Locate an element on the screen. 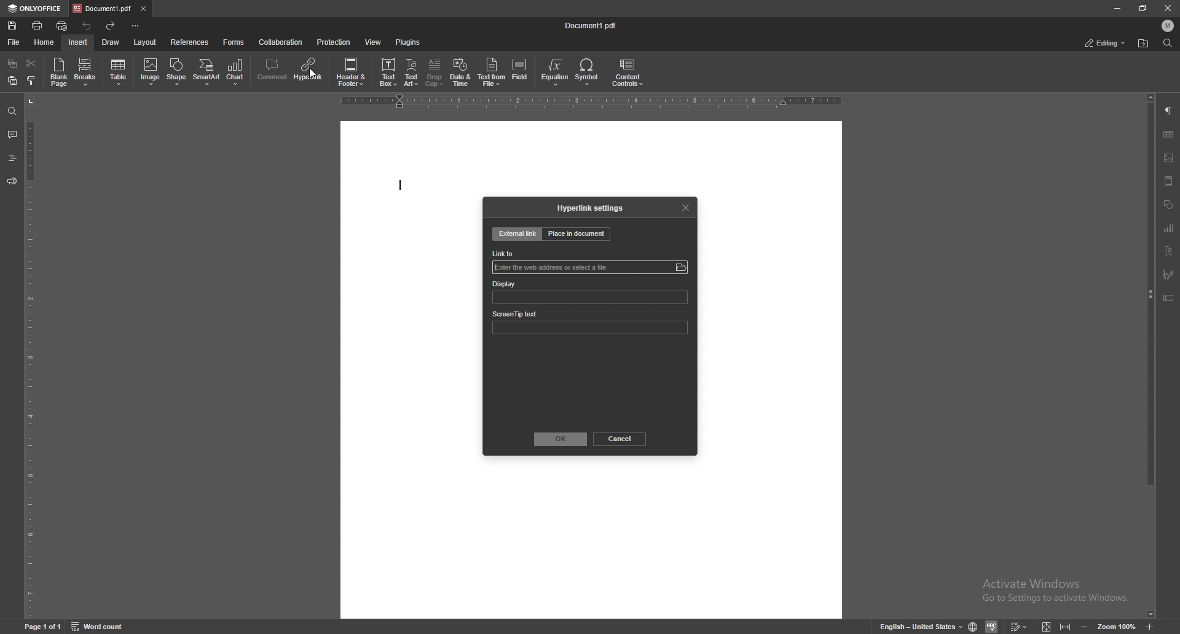 The height and width of the screenshot is (634, 1180). forms is located at coordinates (233, 42).